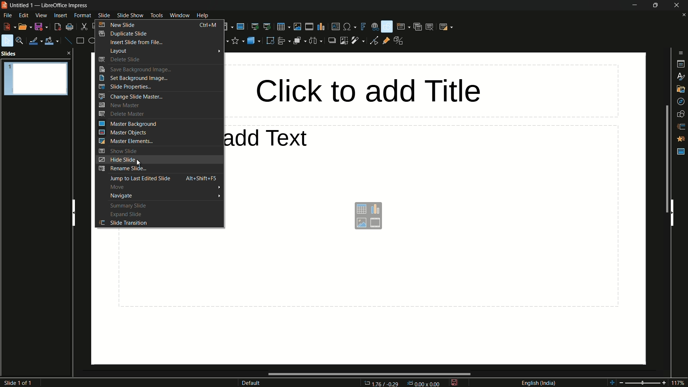 The height and width of the screenshot is (387, 688). I want to click on scroll bar, so click(667, 159).